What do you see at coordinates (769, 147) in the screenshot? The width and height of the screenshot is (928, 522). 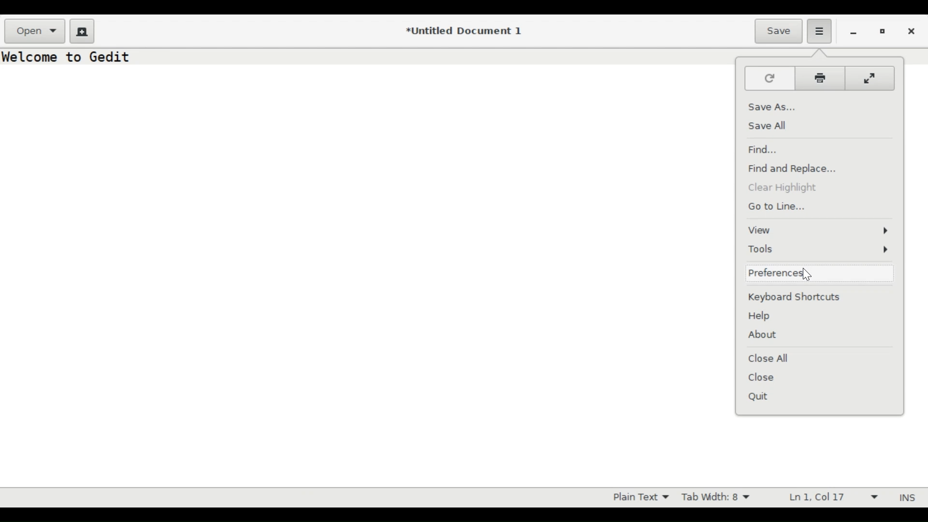 I see `Find` at bounding box center [769, 147].